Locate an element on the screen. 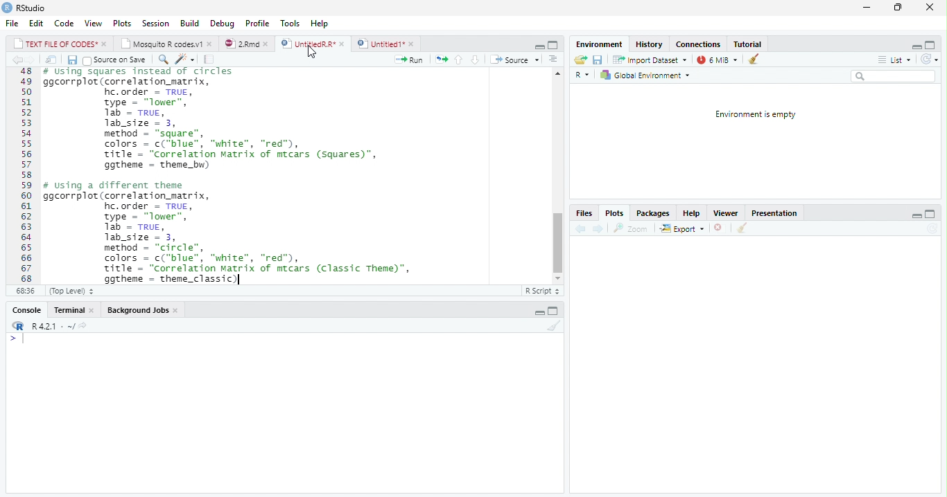 The height and width of the screenshot is (497, 947). File is located at coordinates (10, 24).